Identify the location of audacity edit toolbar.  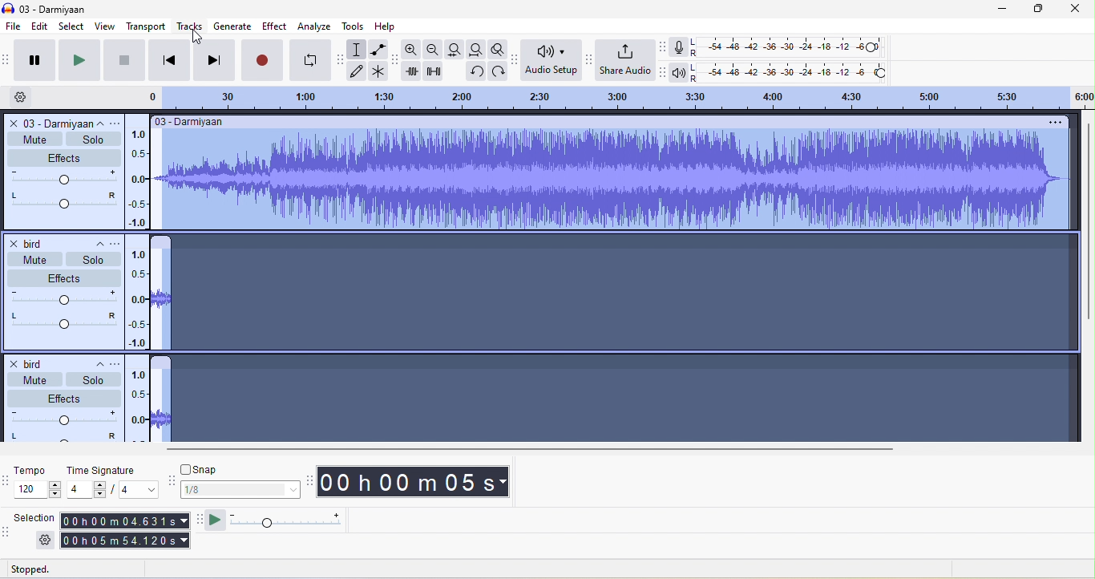
(397, 58).